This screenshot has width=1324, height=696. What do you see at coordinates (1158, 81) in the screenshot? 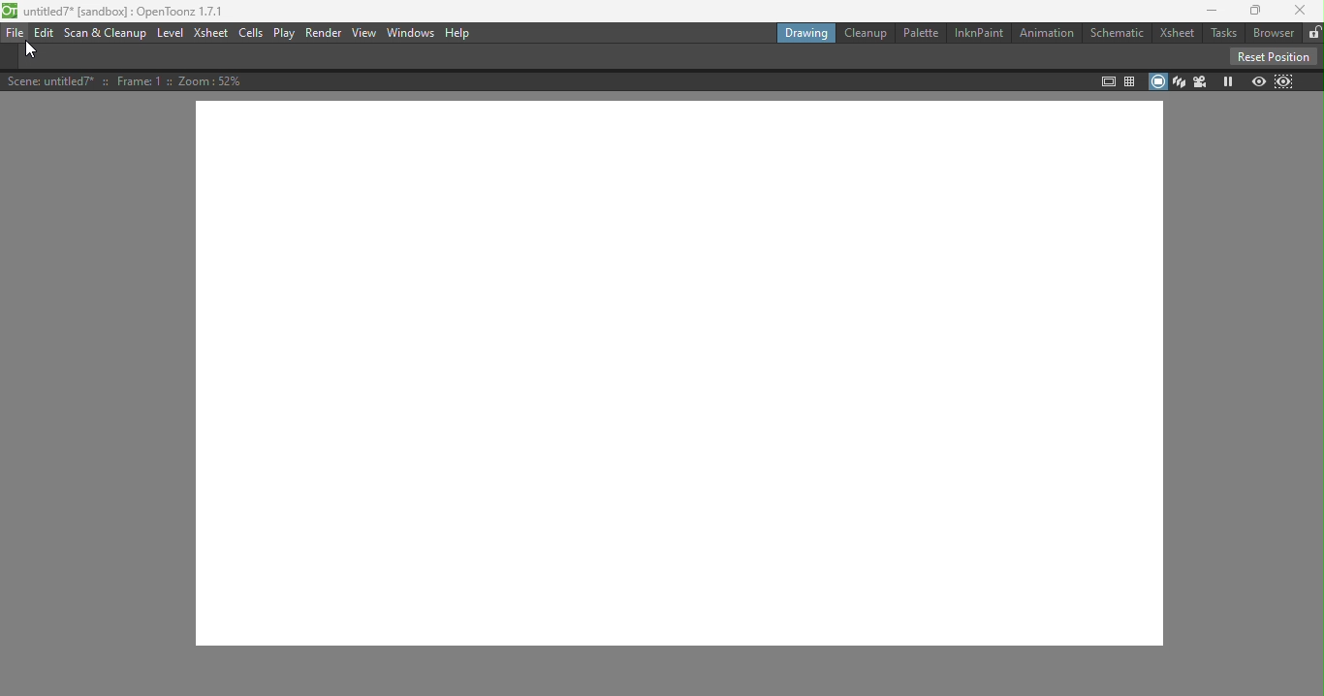
I see `Camera stand view` at bounding box center [1158, 81].